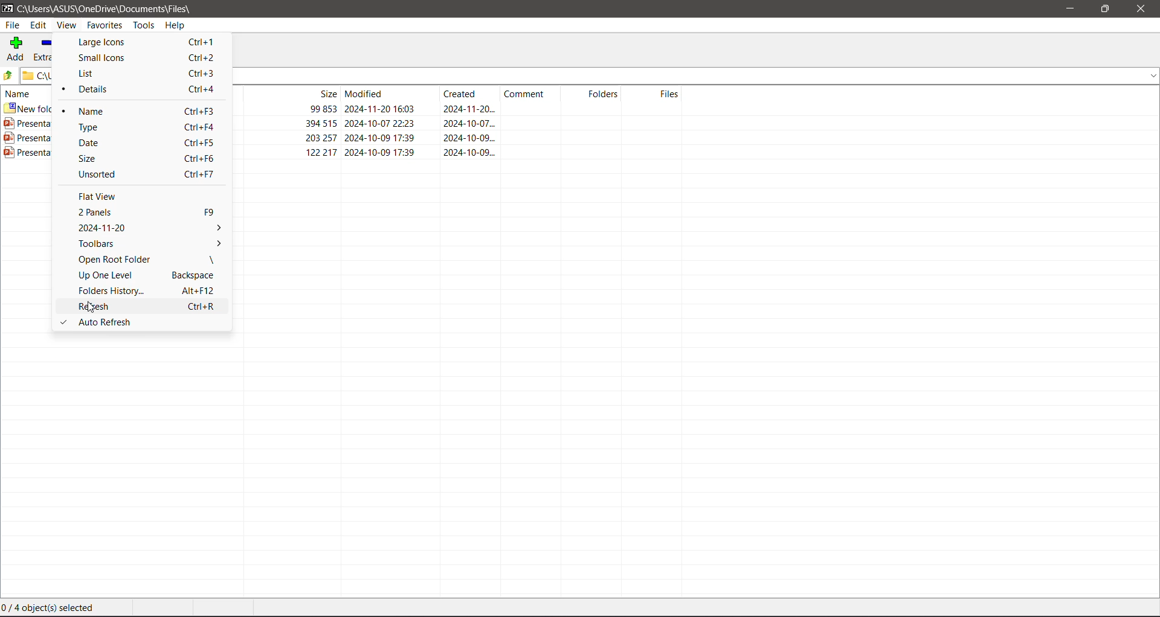 The image size is (1160, 617). I want to click on Ctrl+R, so click(205, 306).